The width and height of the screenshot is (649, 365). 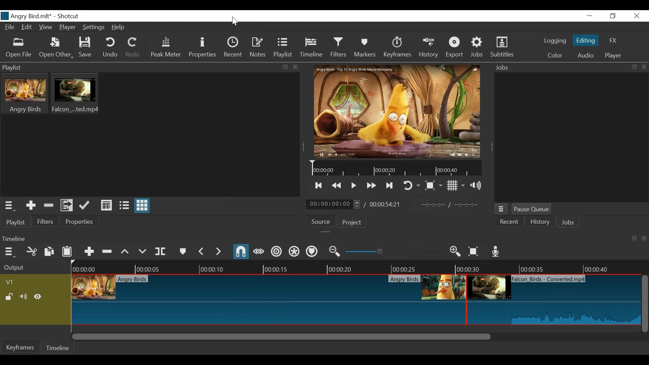 What do you see at coordinates (31, 252) in the screenshot?
I see `Cut` at bounding box center [31, 252].